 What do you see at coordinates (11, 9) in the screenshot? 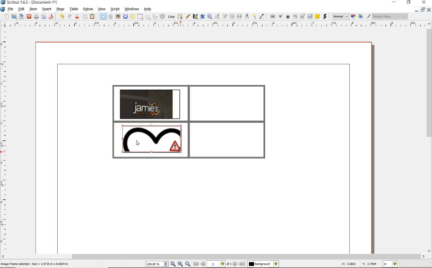
I see `file` at bounding box center [11, 9].